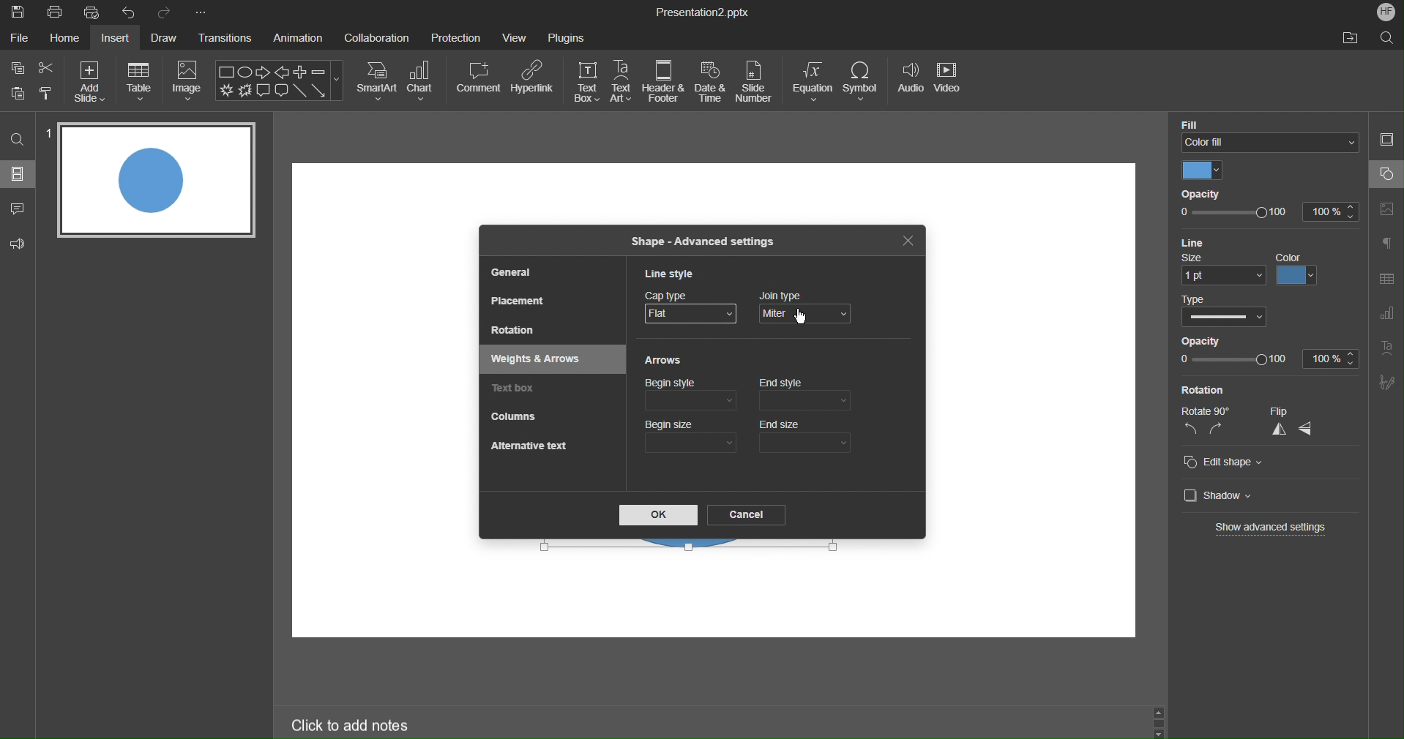 This screenshot has width=1404, height=739. I want to click on More, so click(201, 12).